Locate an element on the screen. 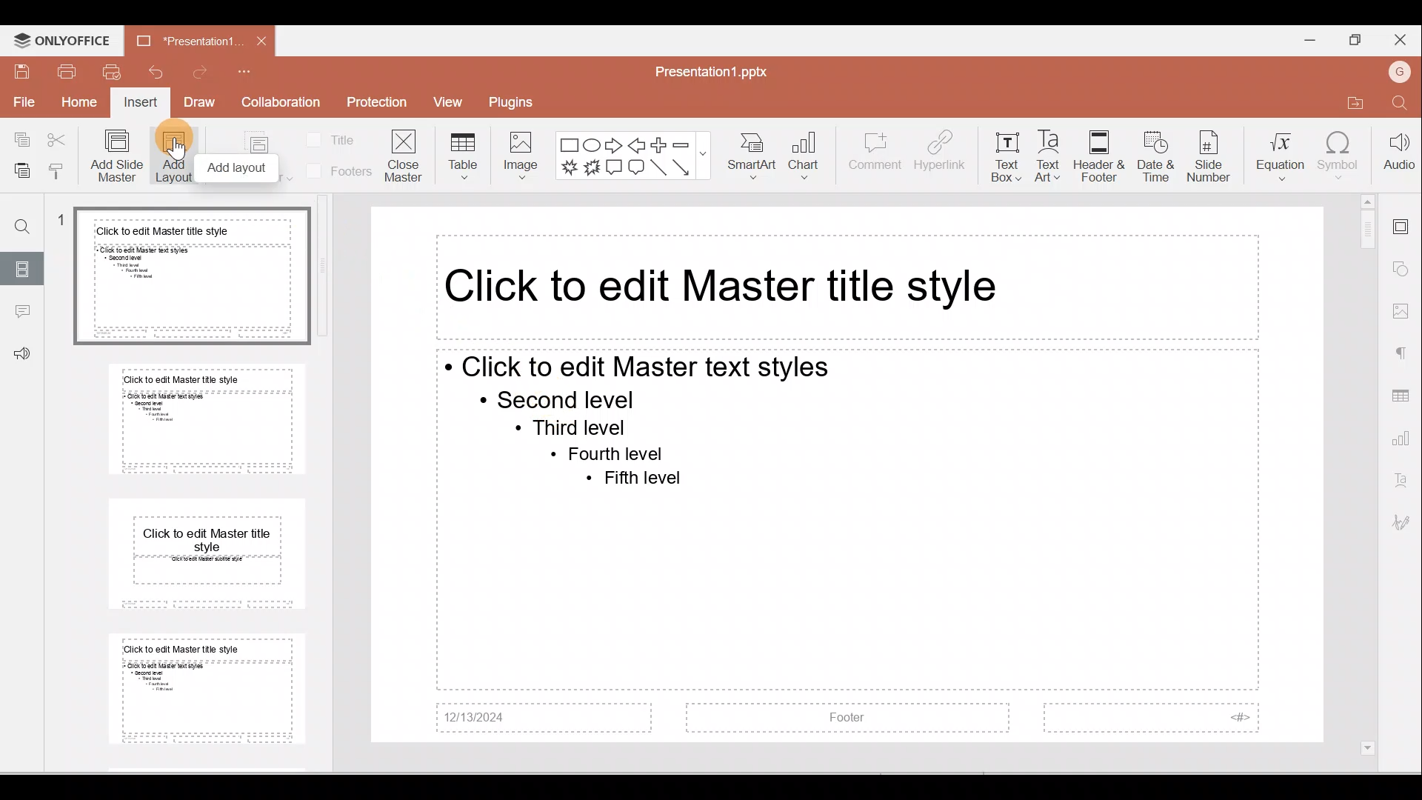 This screenshot has width=1422, height=800. Document name is located at coordinates (712, 68).